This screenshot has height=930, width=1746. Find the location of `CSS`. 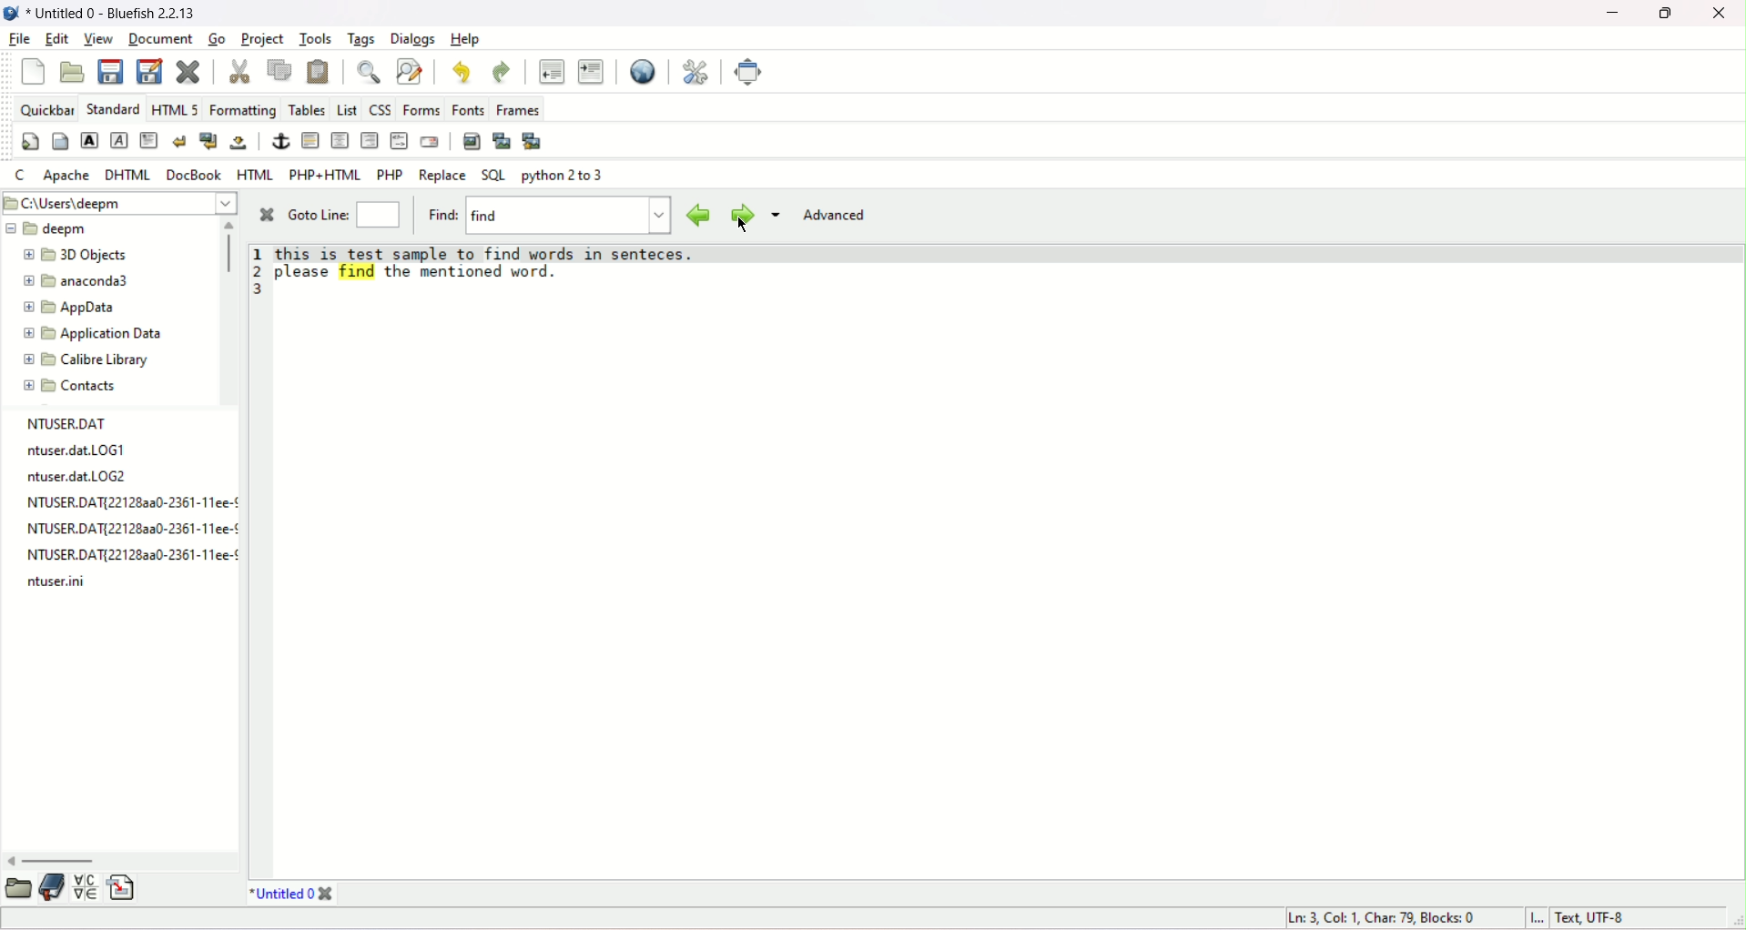

CSS is located at coordinates (377, 110).